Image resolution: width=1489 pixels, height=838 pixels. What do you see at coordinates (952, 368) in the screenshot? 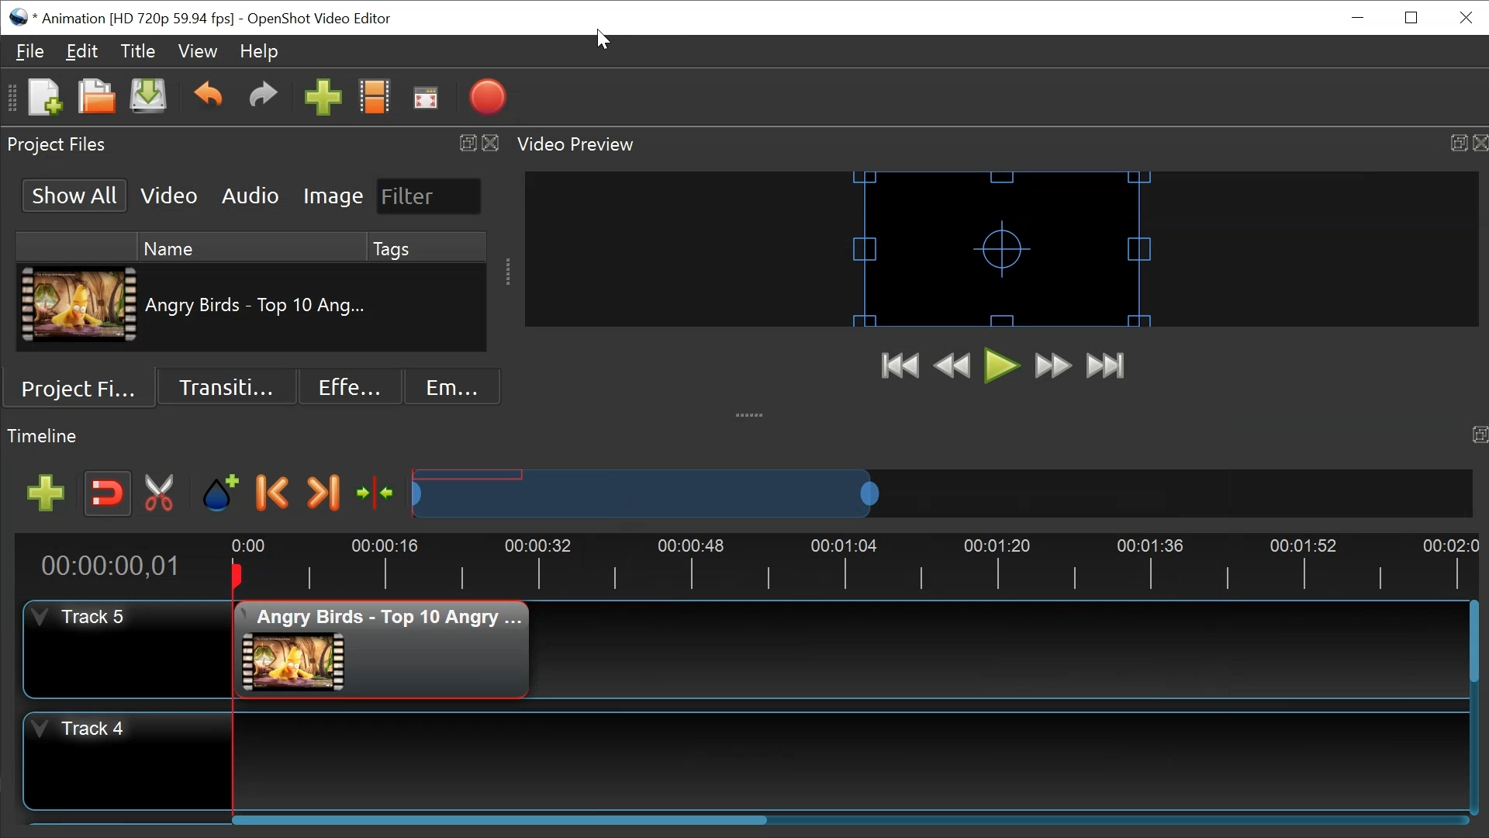
I see `Rewind` at bounding box center [952, 368].